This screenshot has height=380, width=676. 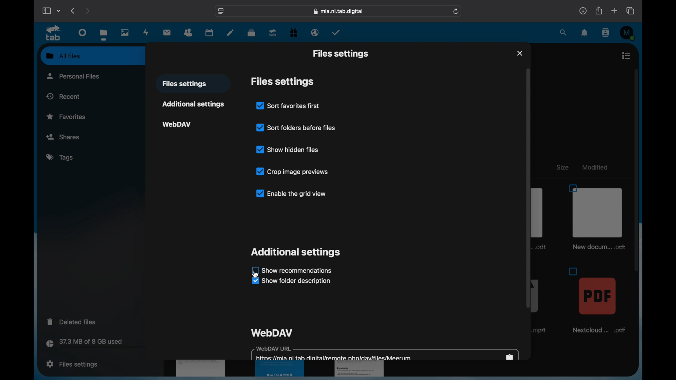 I want to click on files settings, so click(x=72, y=363).